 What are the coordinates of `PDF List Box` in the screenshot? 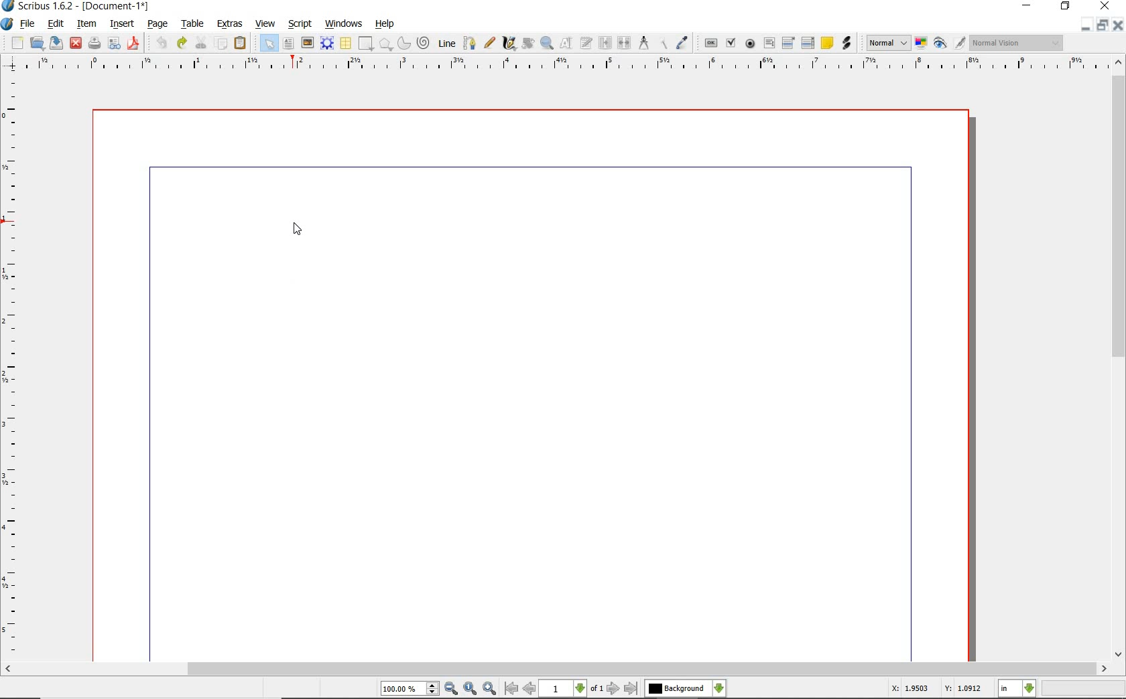 It's located at (808, 43).